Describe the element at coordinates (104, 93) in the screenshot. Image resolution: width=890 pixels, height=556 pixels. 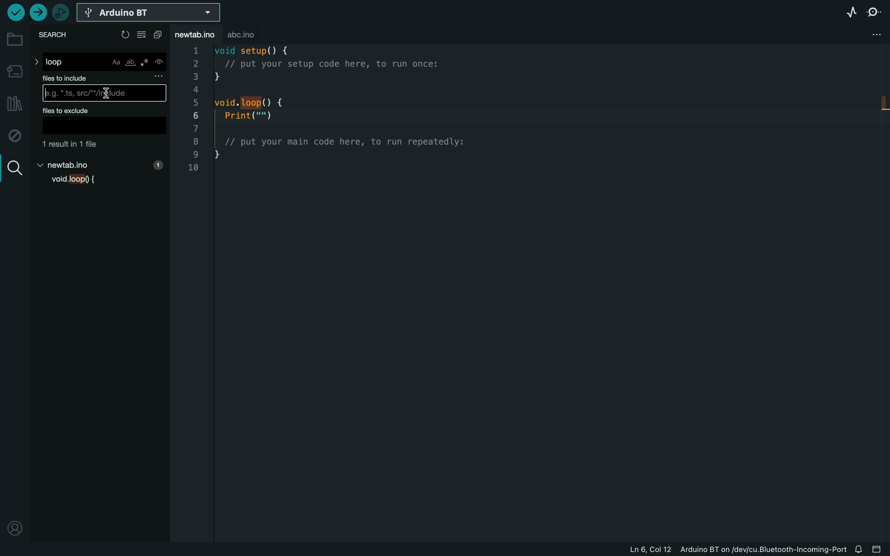
I see `cursor` at that location.